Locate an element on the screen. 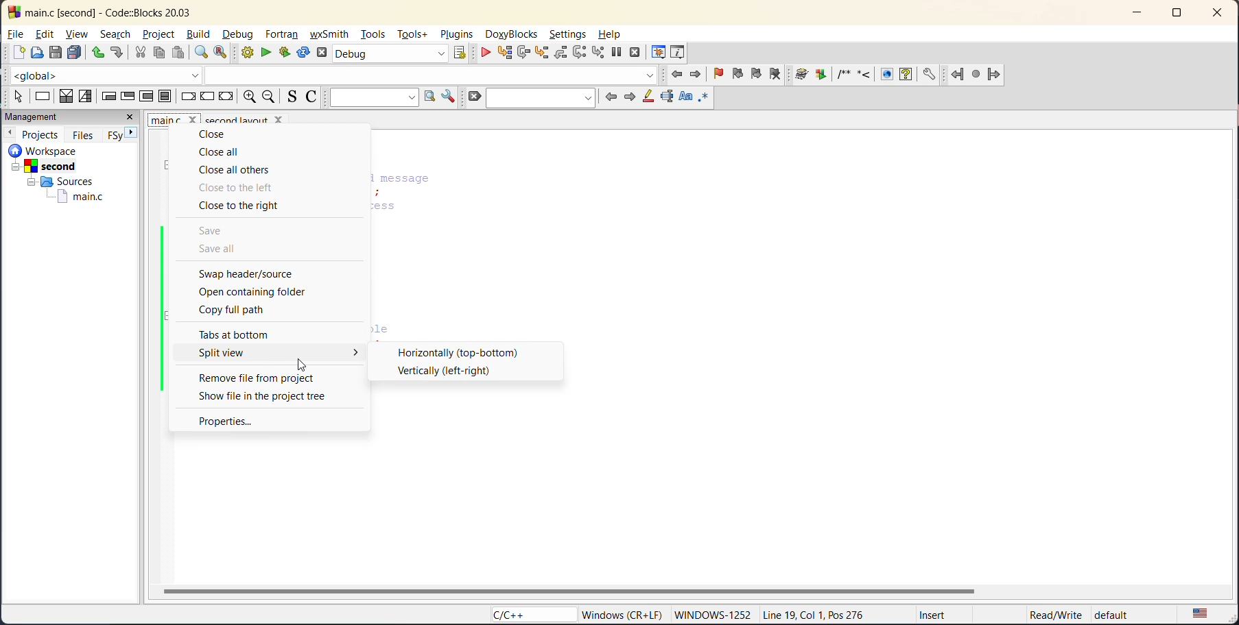  undo is located at coordinates (97, 53).